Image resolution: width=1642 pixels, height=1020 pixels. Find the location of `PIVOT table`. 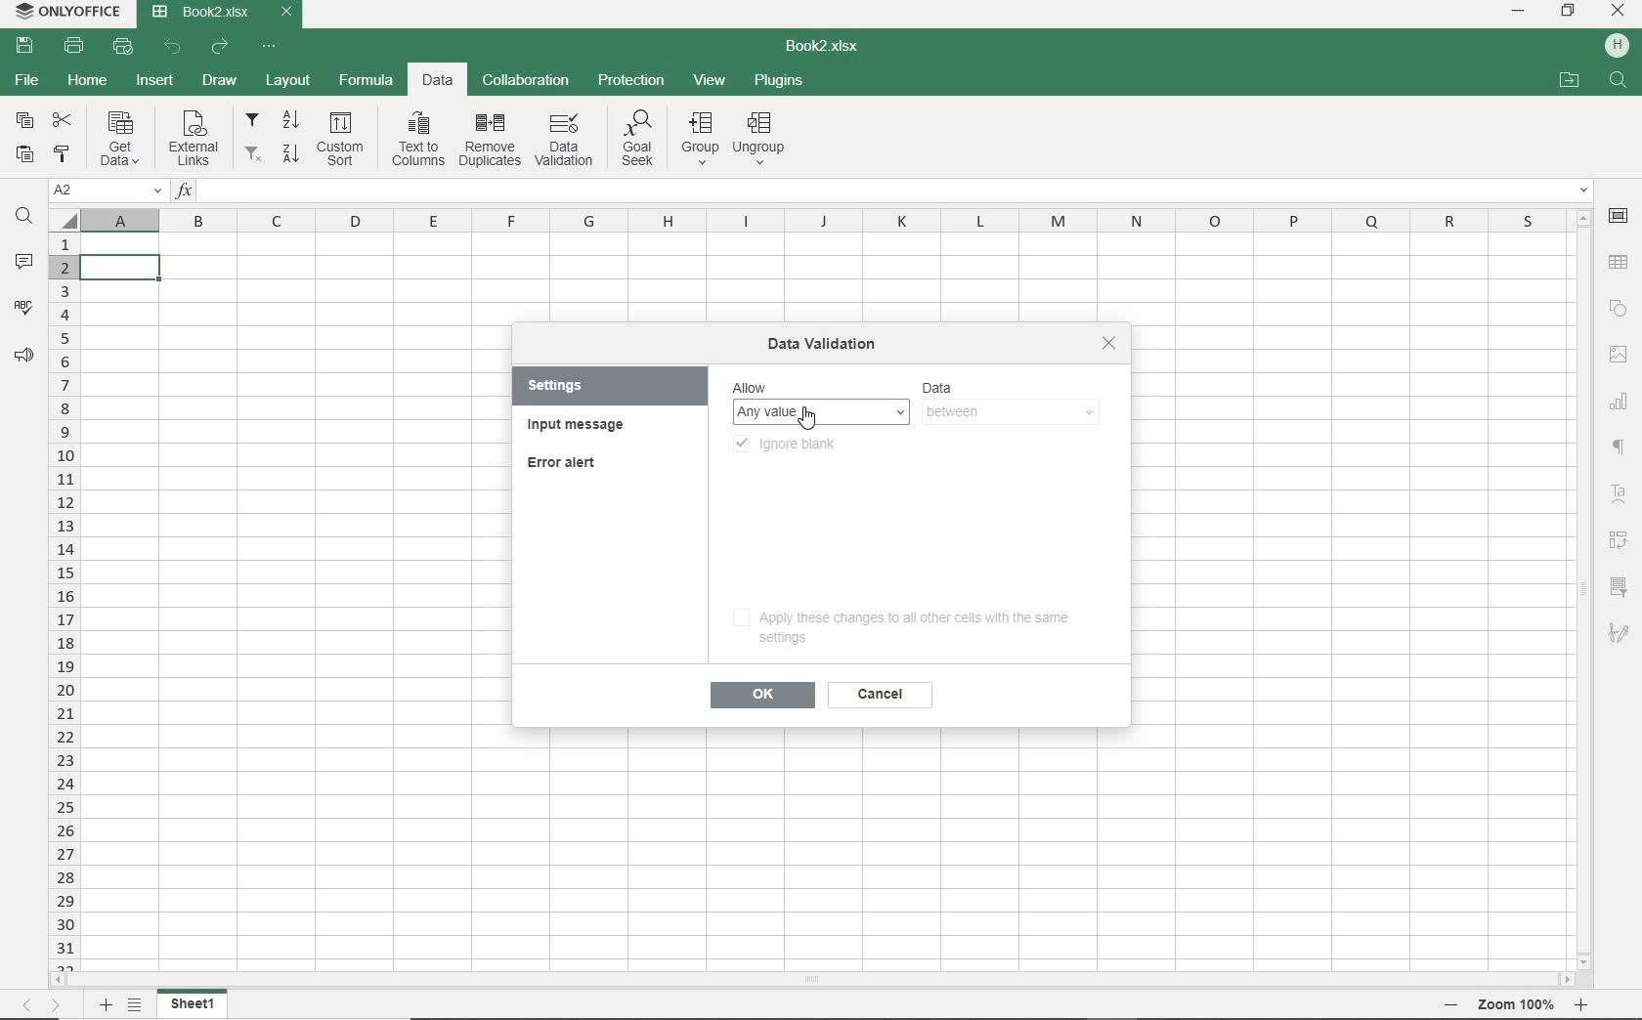

PIVOT table is located at coordinates (1619, 540).